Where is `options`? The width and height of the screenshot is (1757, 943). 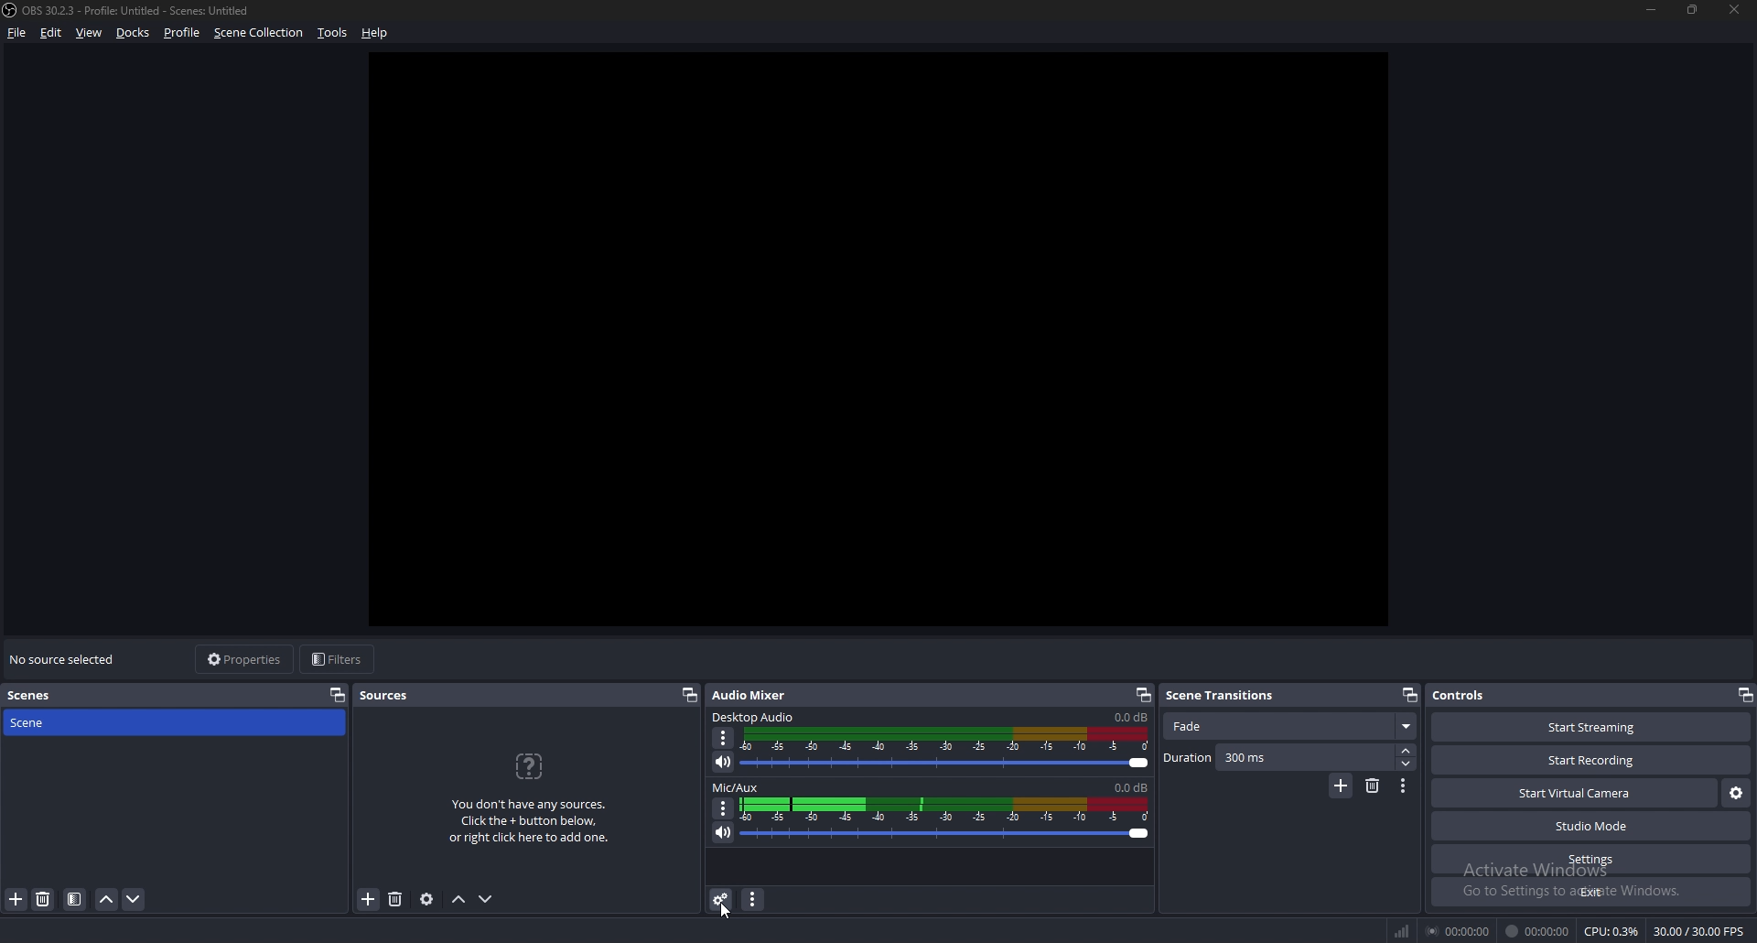
options is located at coordinates (1405, 786).